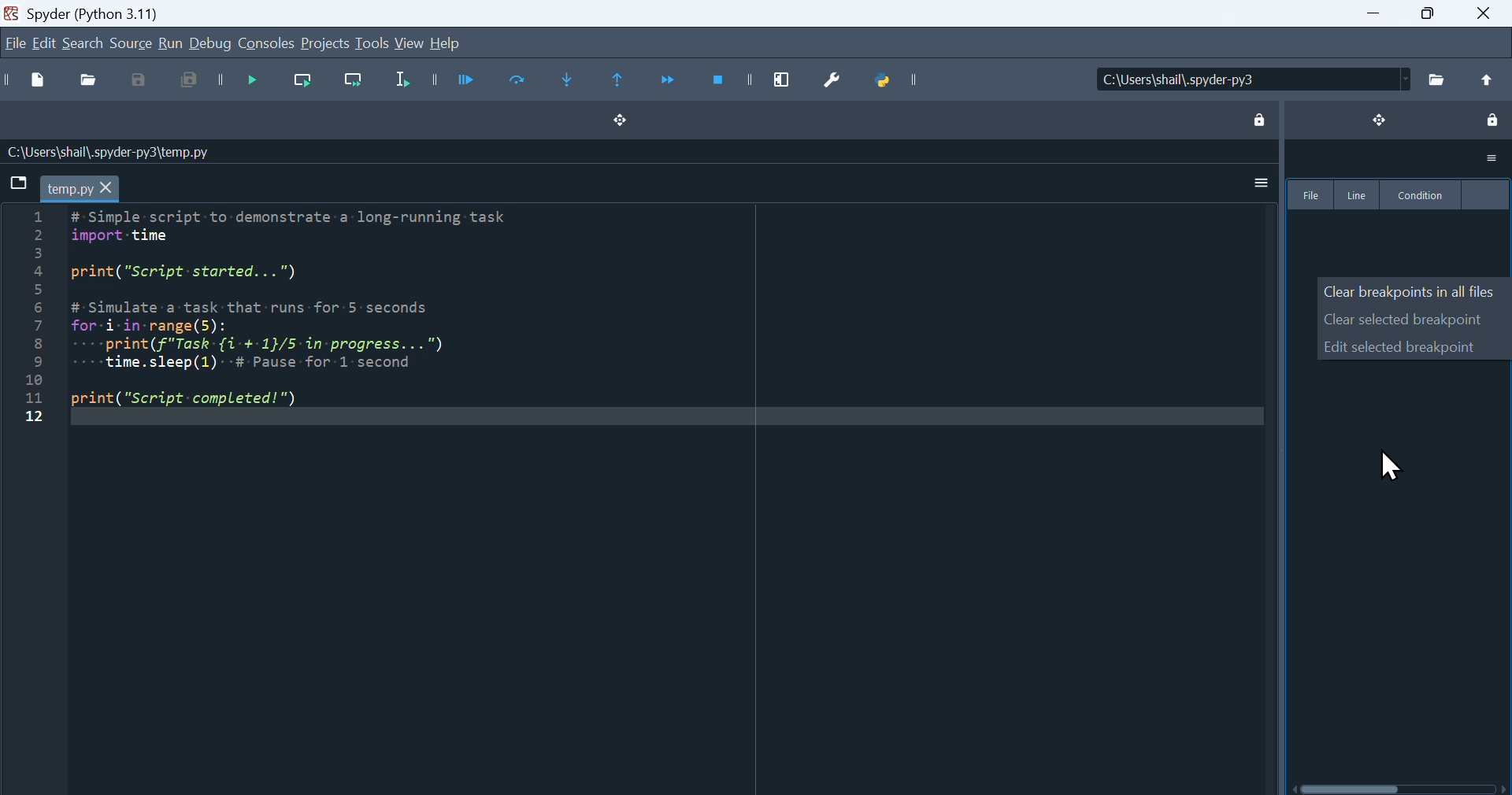 The image size is (1512, 795). What do you see at coordinates (1380, 118) in the screenshot?
I see `drag and drop` at bounding box center [1380, 118].